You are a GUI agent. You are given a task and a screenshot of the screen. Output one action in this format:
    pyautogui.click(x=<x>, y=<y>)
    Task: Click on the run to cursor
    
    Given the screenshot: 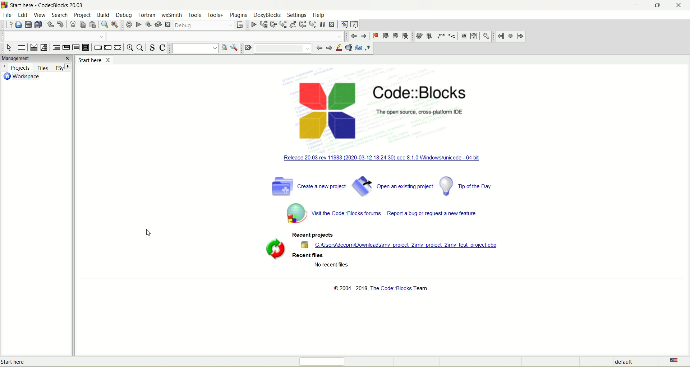 What is the action you would take?
    pyautogui.click(x=263, y=25)
    